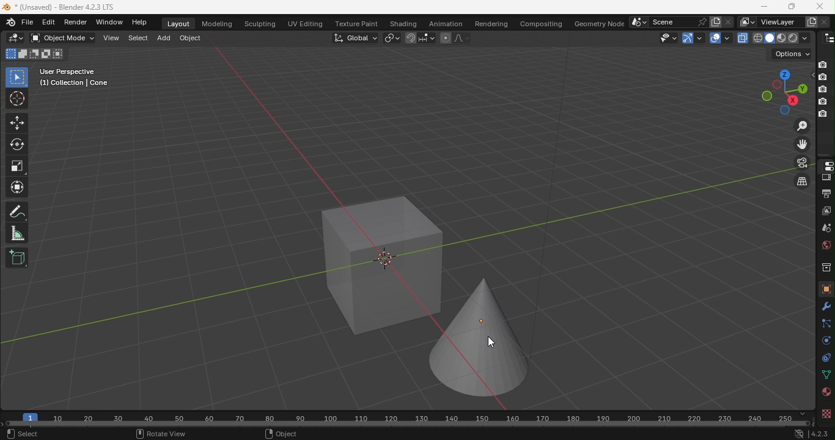 This screenshot has height=440, width=835. I want to click on View layer, so click(827, 210).